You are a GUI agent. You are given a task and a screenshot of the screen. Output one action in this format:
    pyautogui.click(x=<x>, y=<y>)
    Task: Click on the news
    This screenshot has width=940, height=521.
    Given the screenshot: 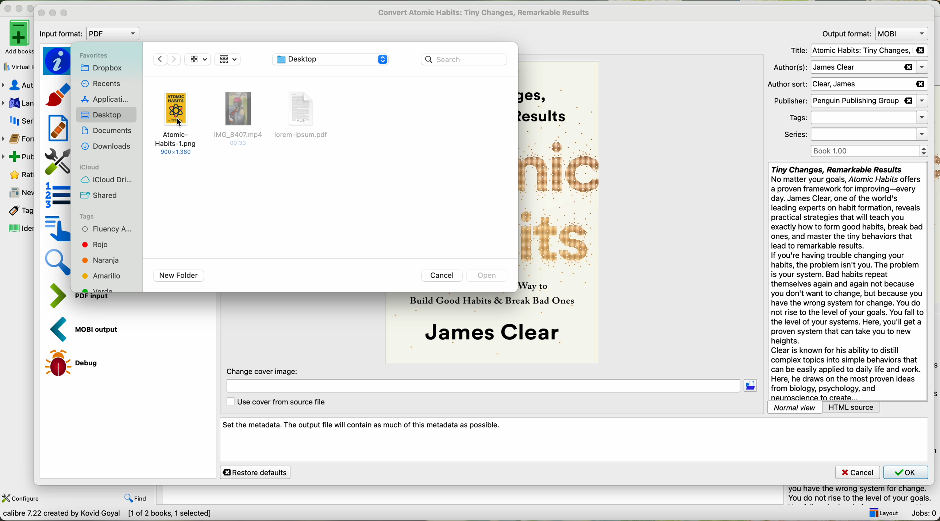 What is the action you would take?
    pyautogui.click(x=17, y=193)
    